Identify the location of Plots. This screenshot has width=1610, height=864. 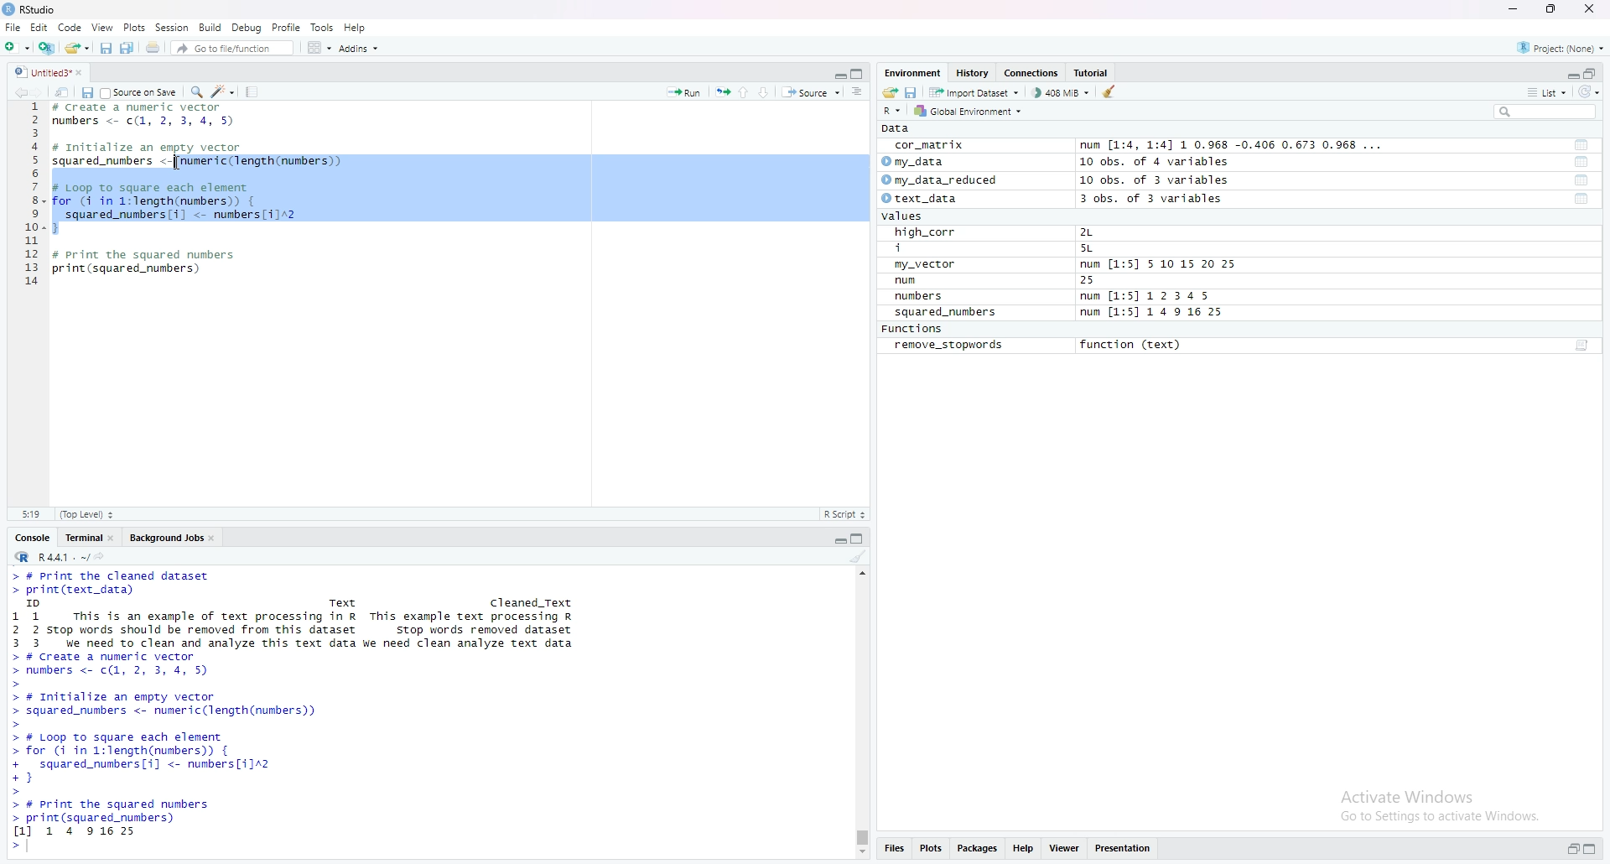
(931, 850).